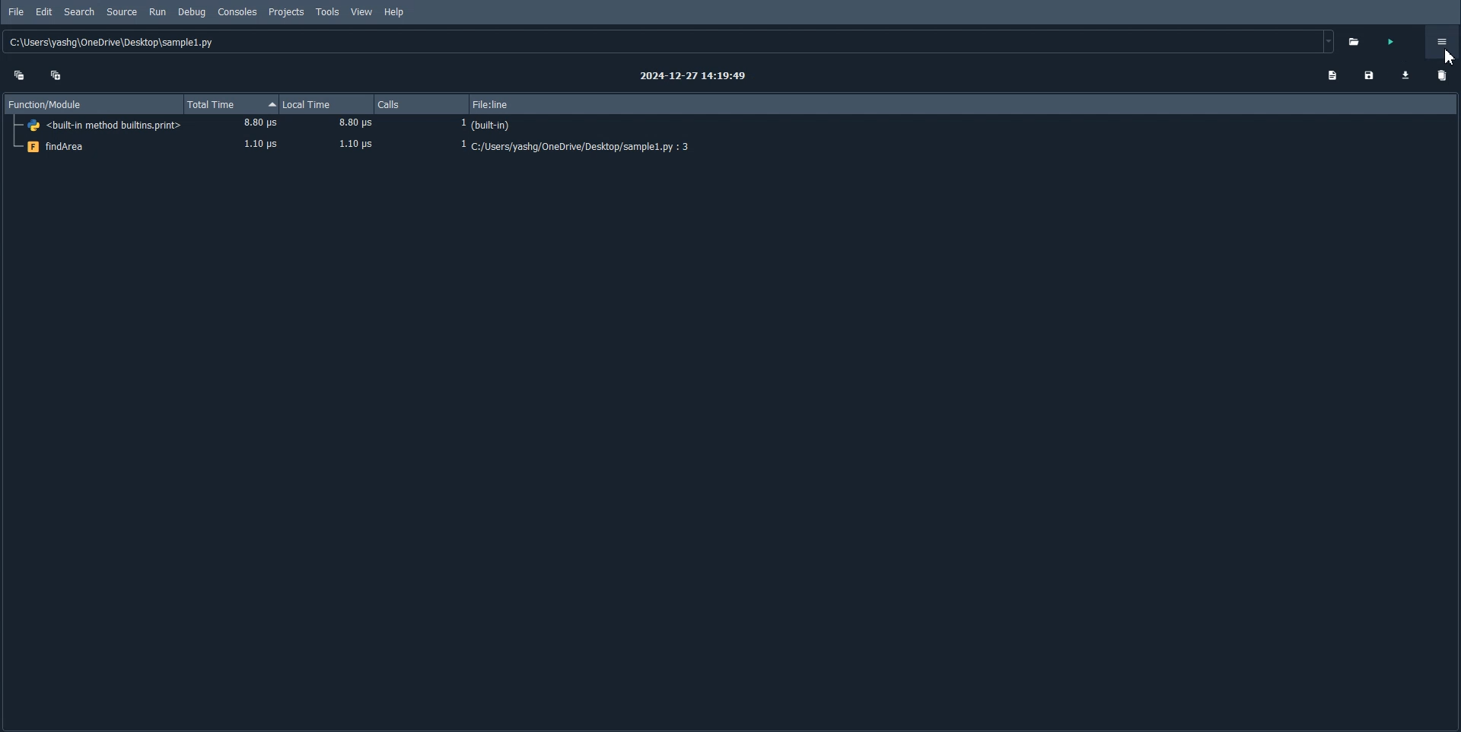 This screenshot has width=1461, height=732. What do you see at coordinates (230, 104) in the screenshot?
I see `Total Time` at bounding box center [230, 104].